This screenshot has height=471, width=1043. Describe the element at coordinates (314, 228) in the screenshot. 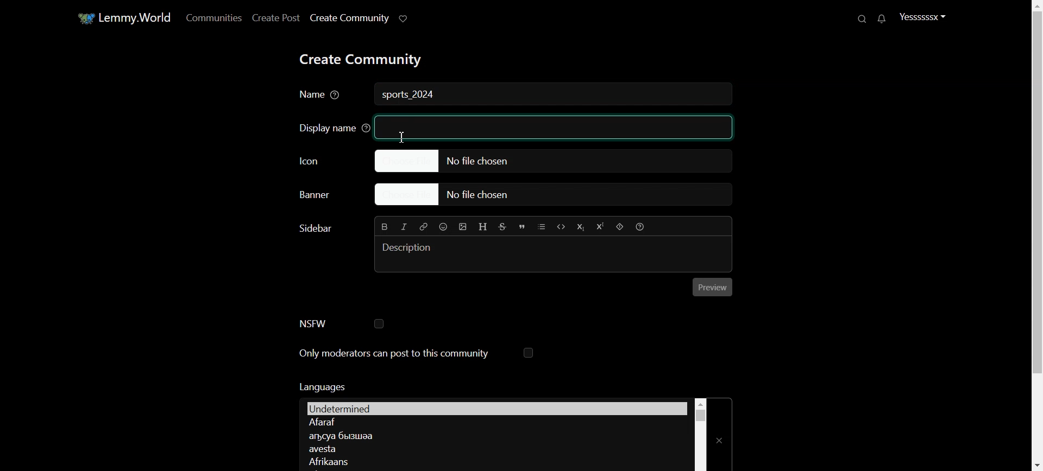

I see `Text` at that location.